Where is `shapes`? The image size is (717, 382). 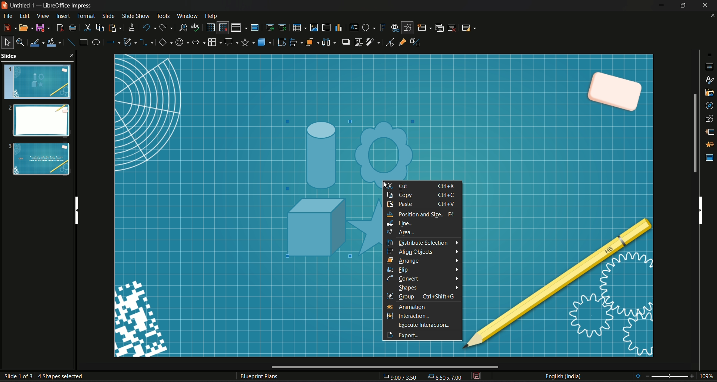 shapes is located at coordinates (710, 119).